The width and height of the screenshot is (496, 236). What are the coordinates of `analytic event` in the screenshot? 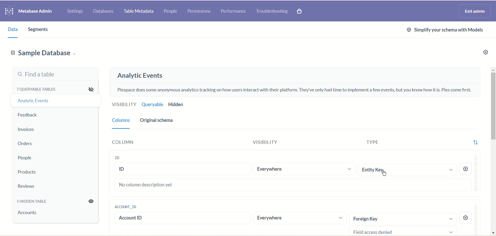 It's located at (32, 100).